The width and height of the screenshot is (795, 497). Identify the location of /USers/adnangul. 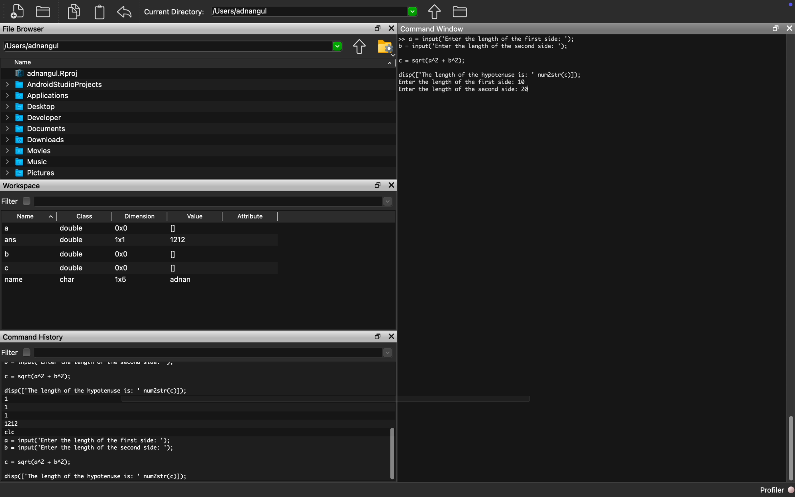
(315, 12).